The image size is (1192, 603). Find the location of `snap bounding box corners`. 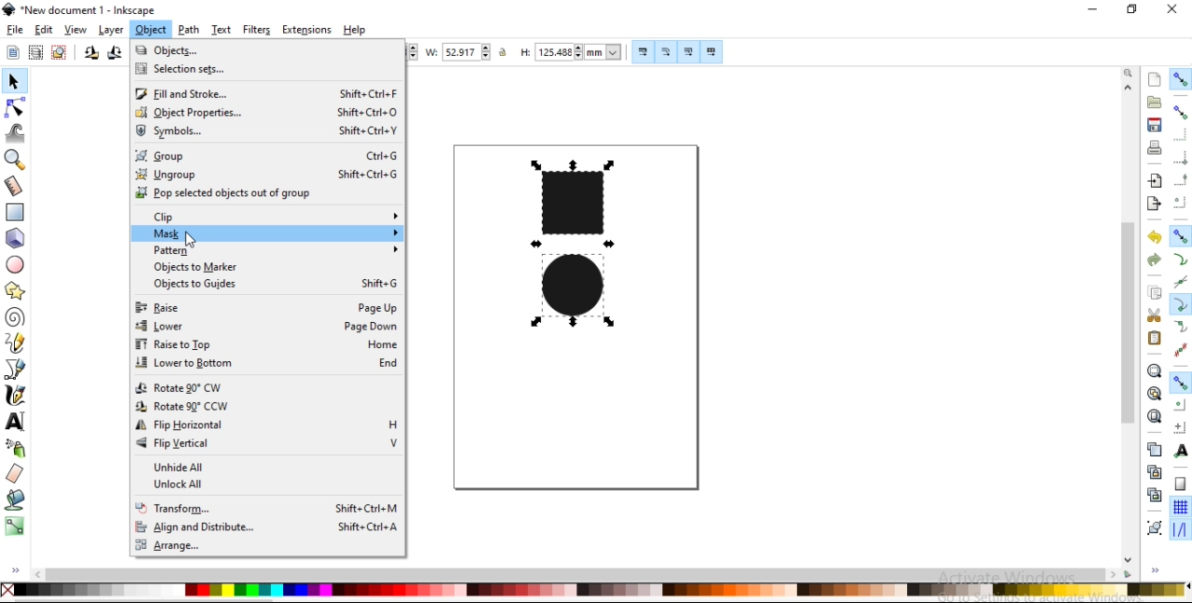

snap bounding box corners is located at coordinates (1180, 158).